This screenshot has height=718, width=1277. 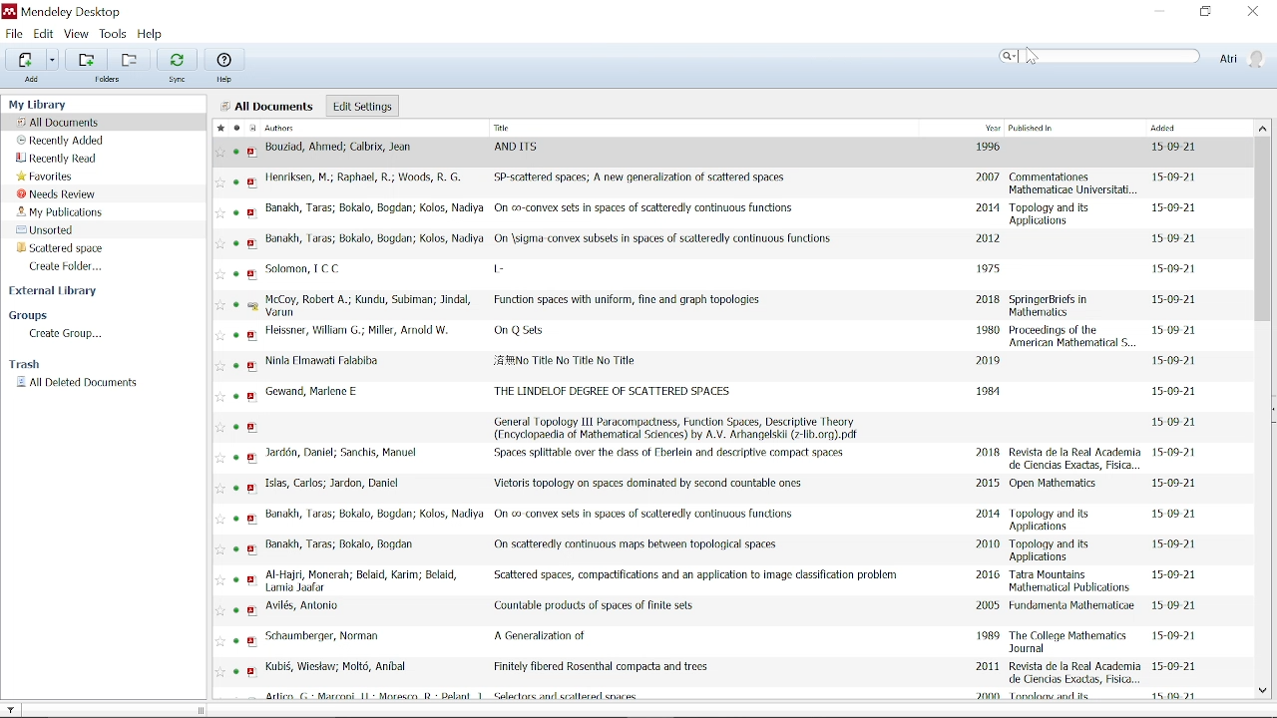 What do you see at coordinates (1263, 229) in the screenshot?
I see `Vertical scrollbar for all files` at bounding box center [1263, 229].